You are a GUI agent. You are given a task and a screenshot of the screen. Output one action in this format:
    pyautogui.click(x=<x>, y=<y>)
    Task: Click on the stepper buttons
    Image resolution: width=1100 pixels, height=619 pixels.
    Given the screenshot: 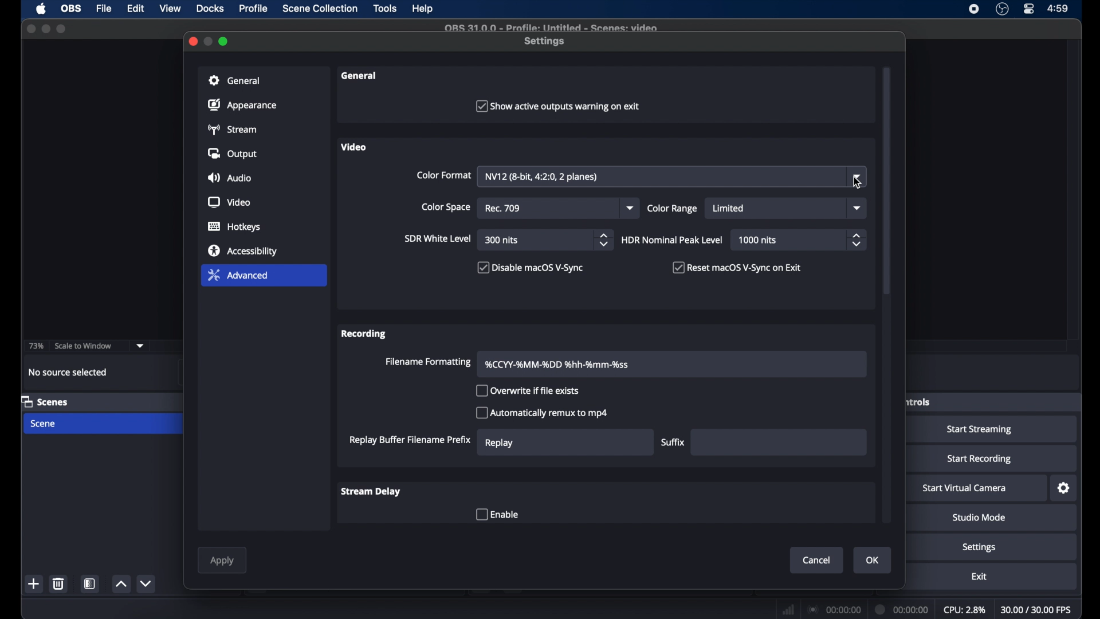 What is the action you would take?
    pyautogui.click(x=604, y=240)
    